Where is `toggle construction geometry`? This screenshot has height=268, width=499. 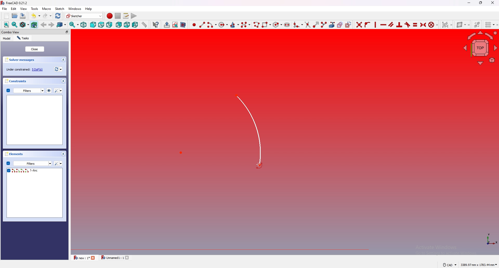
toggle construction geometry is located at coordinates (348, 24).